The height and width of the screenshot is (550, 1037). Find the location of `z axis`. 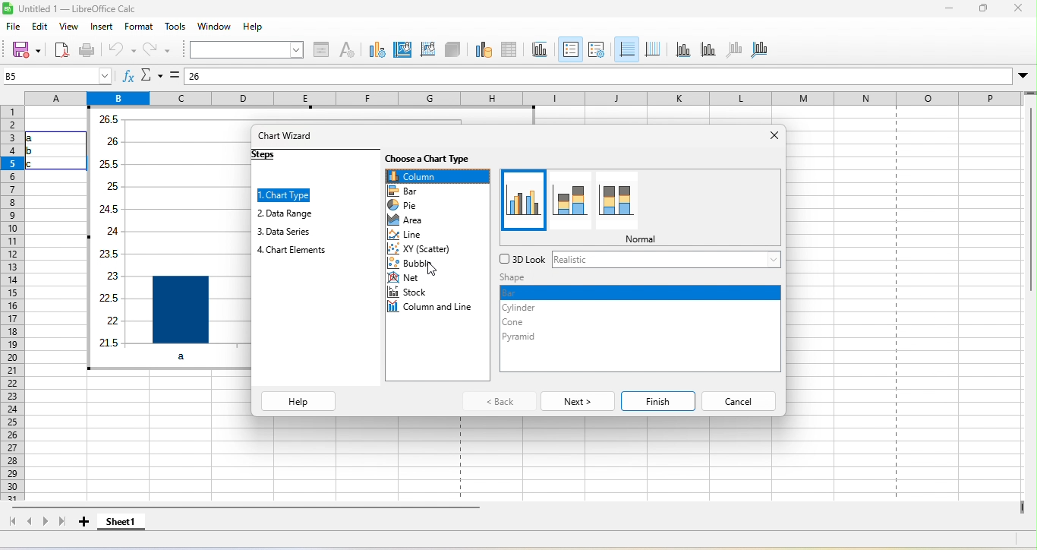

z axis is located at coordinates (732, 49).